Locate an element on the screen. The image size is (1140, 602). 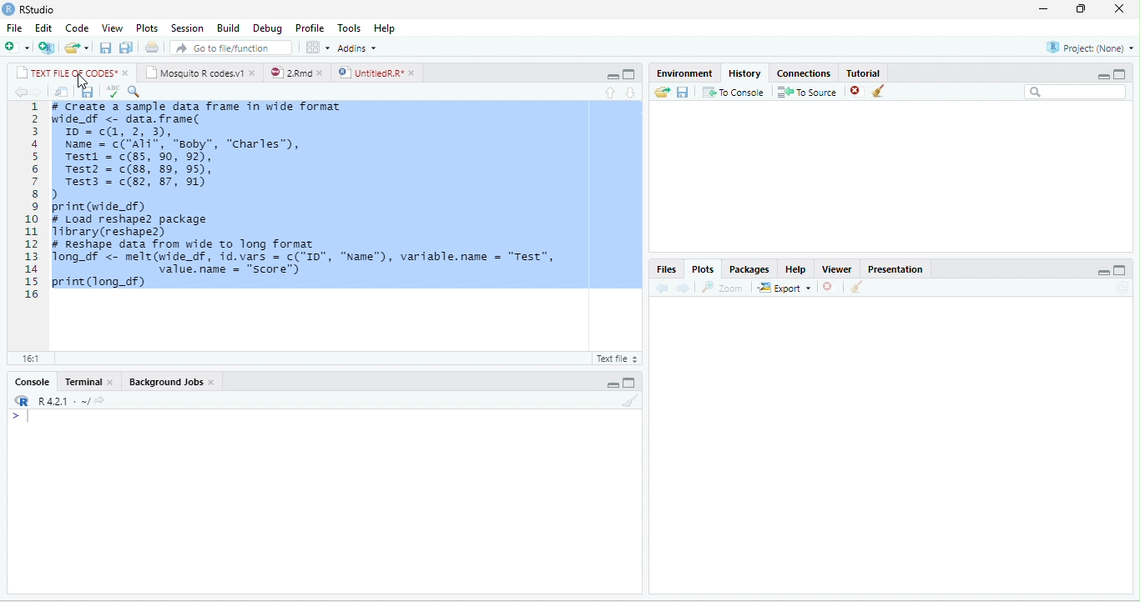
Zoom is located at coordinates (723, 288).